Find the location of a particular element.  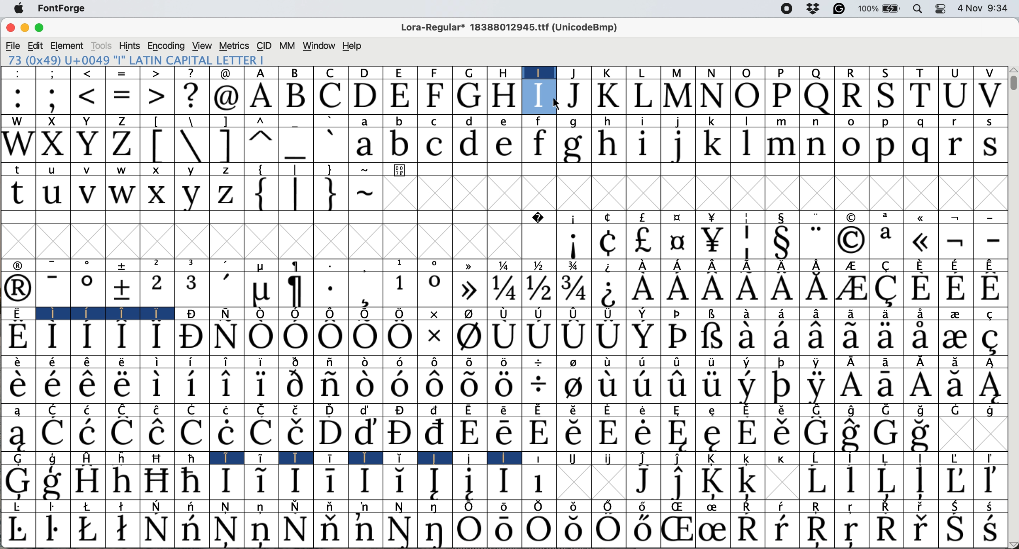

Symbol is located at coordinates (15, 385).